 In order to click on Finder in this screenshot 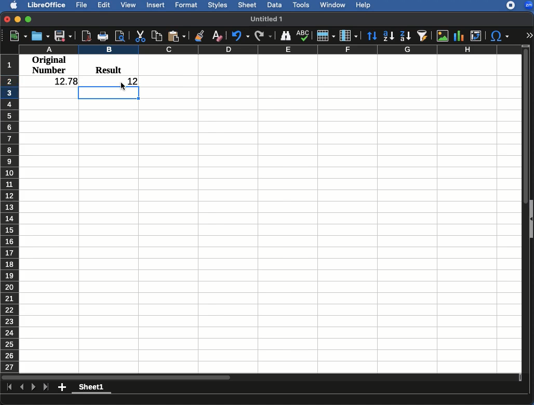, I will do `click(286, 36)`.